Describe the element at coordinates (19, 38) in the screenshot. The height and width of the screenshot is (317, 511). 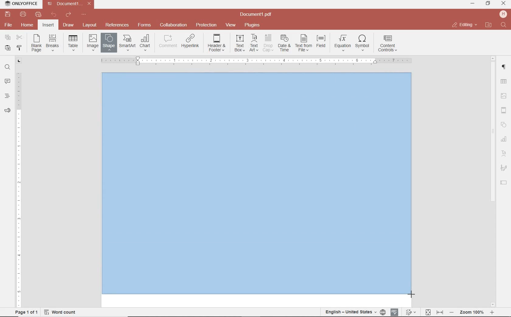
I see `cut` at that location.